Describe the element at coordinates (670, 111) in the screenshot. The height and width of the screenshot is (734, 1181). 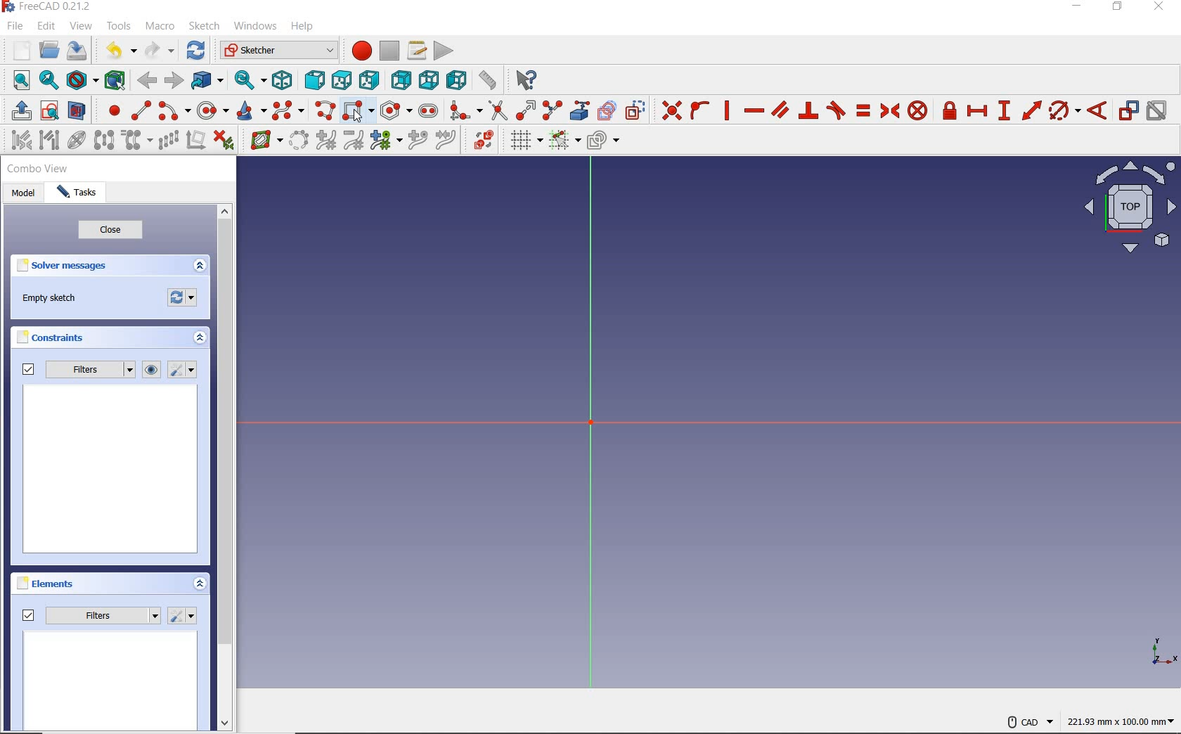
I see `constrain coincident` at that location.